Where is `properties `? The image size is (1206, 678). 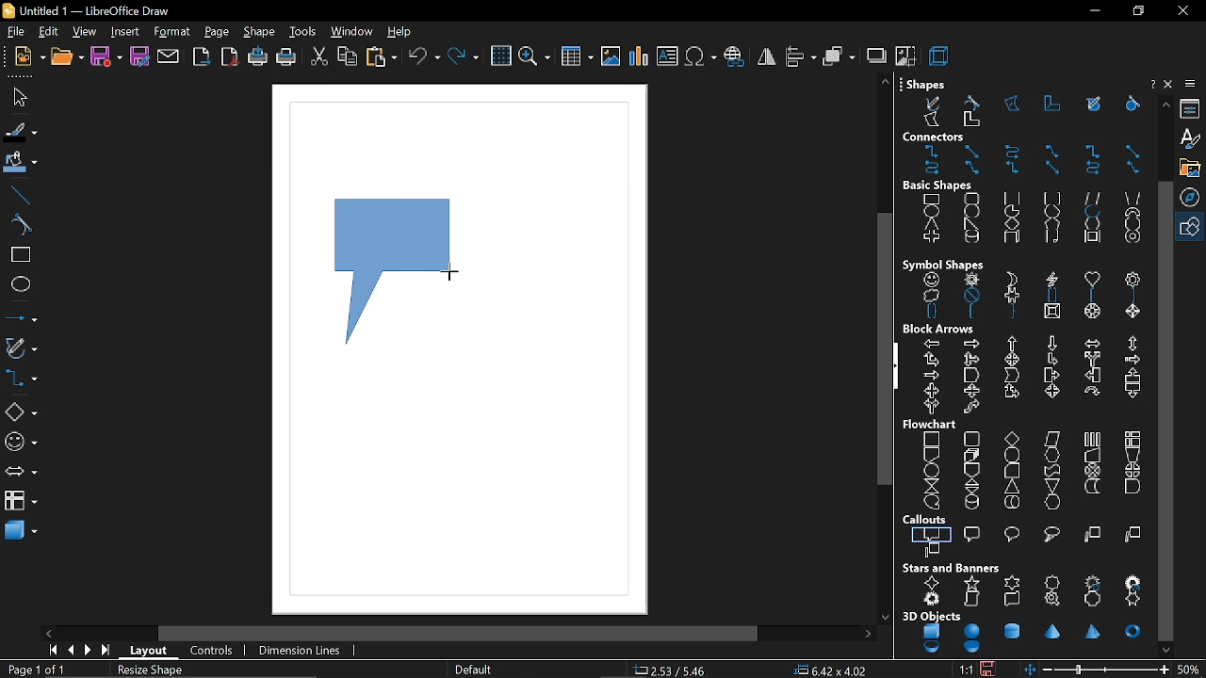 properties  is located at coordinates (1192, 110).